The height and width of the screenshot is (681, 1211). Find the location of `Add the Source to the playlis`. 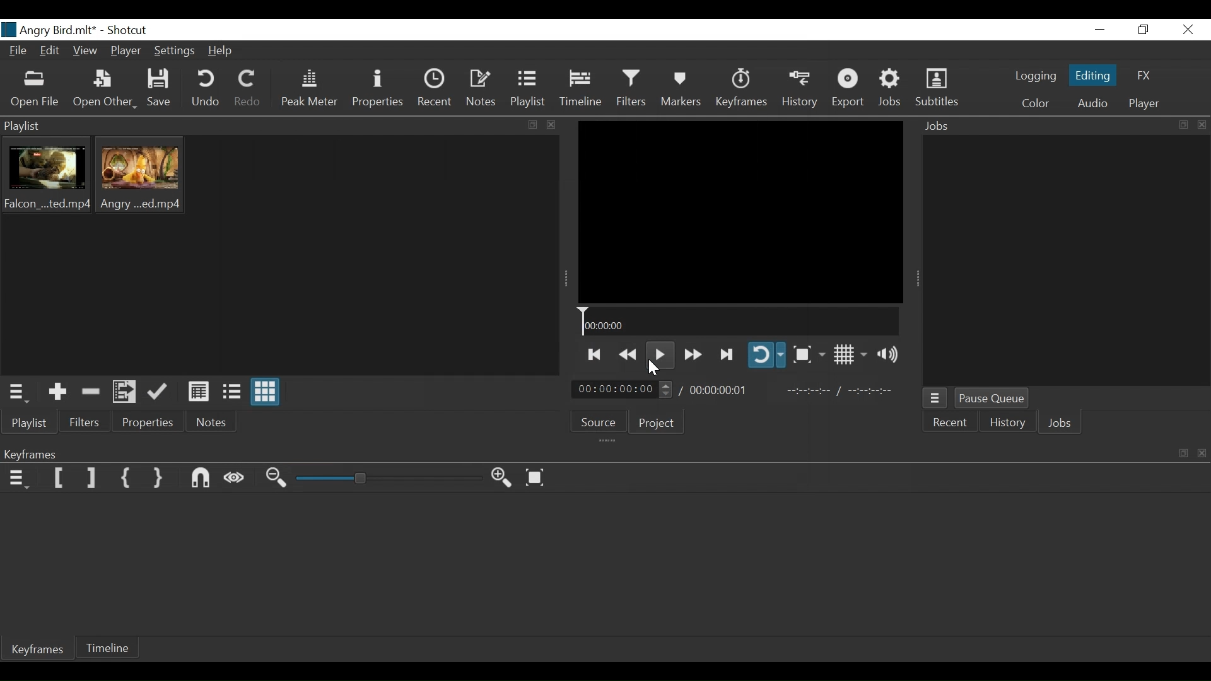

Add the Source to the playlis is located at coordinates (58, 391).